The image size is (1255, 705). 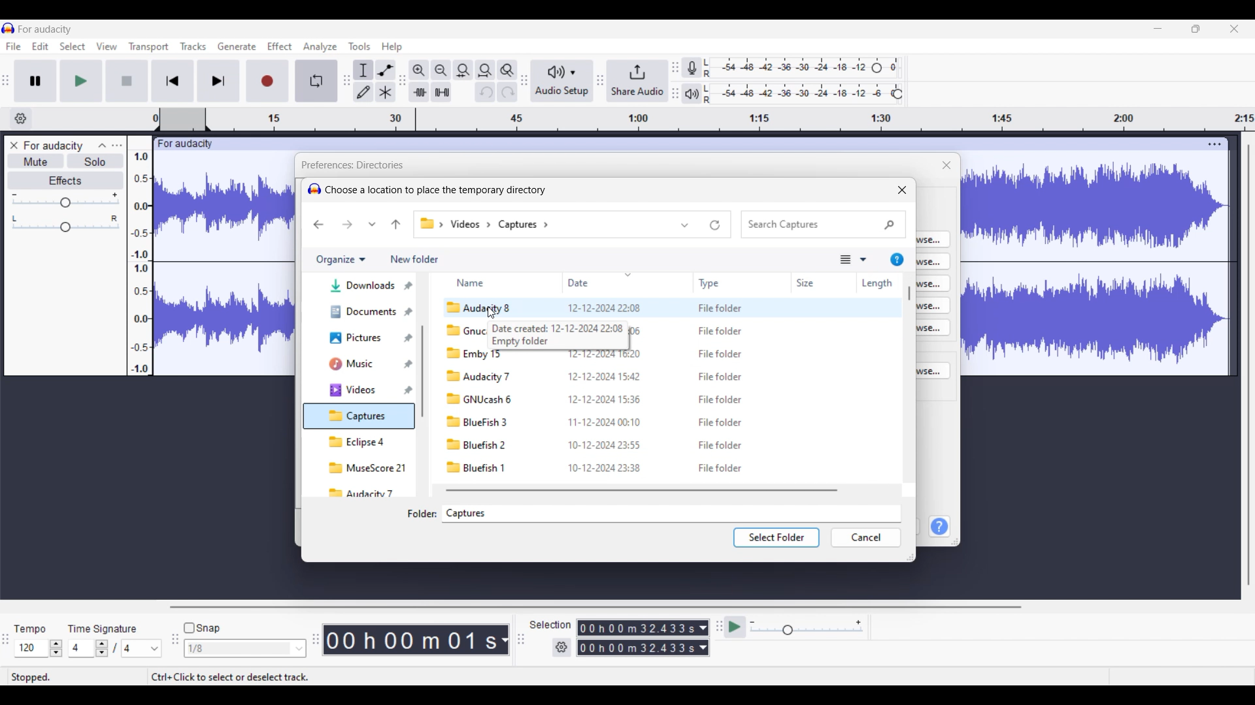 I want to click on Input time signature, so click(x=81, y=648).